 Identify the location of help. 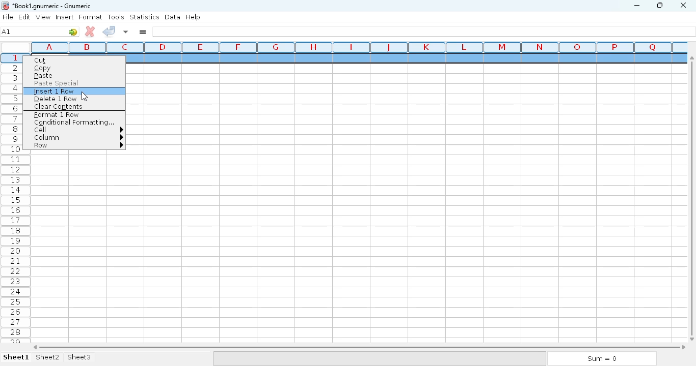
(193, 17).